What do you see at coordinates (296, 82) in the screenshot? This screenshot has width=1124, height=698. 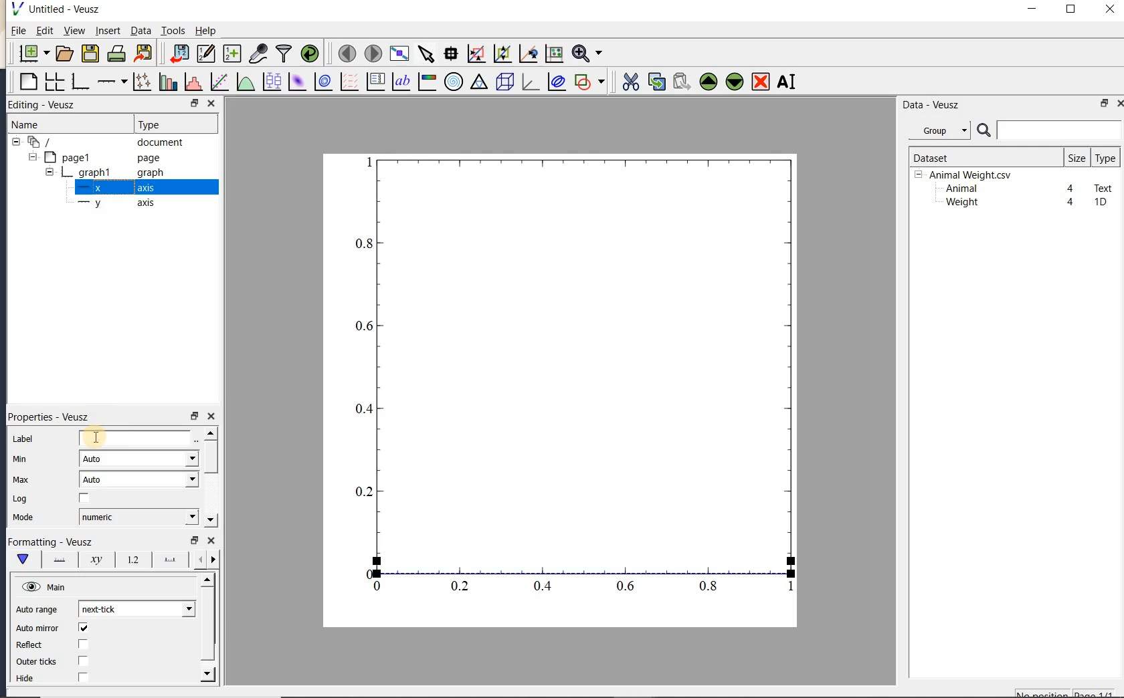 I see `plot a 2d dataset as an image` at bounding box center [296, 82].